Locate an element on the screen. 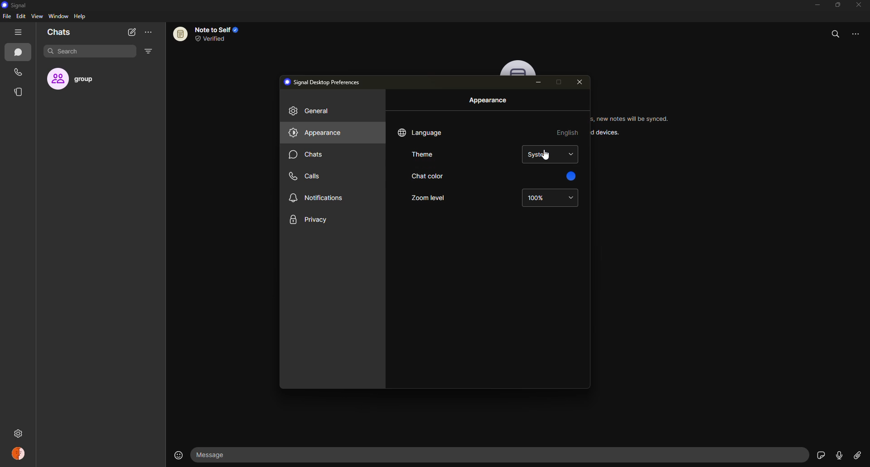 This screenshot has width=870, height=467. attach is located at coordinates (856, 455).